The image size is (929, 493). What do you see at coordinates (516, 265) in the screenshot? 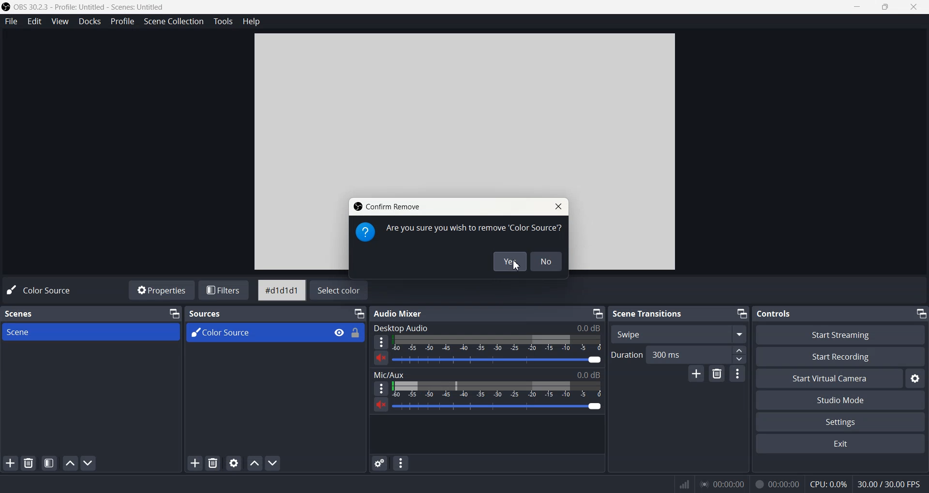
I see `Cursor` at bounding box center [516, 265].